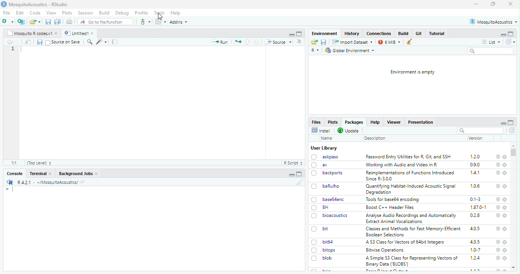 The image size is (520, 274). What do you see at coordinates (314, 258) in the screenshot?
I see `checkbox` at bounding box center [314, 258].